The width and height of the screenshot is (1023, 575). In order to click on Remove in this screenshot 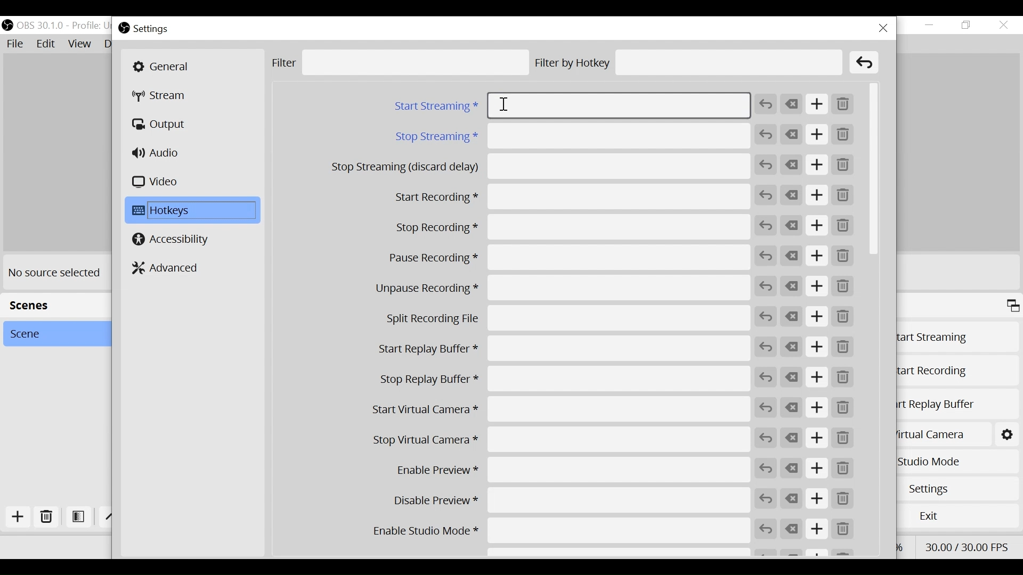, I will do `click(845, 438)`.